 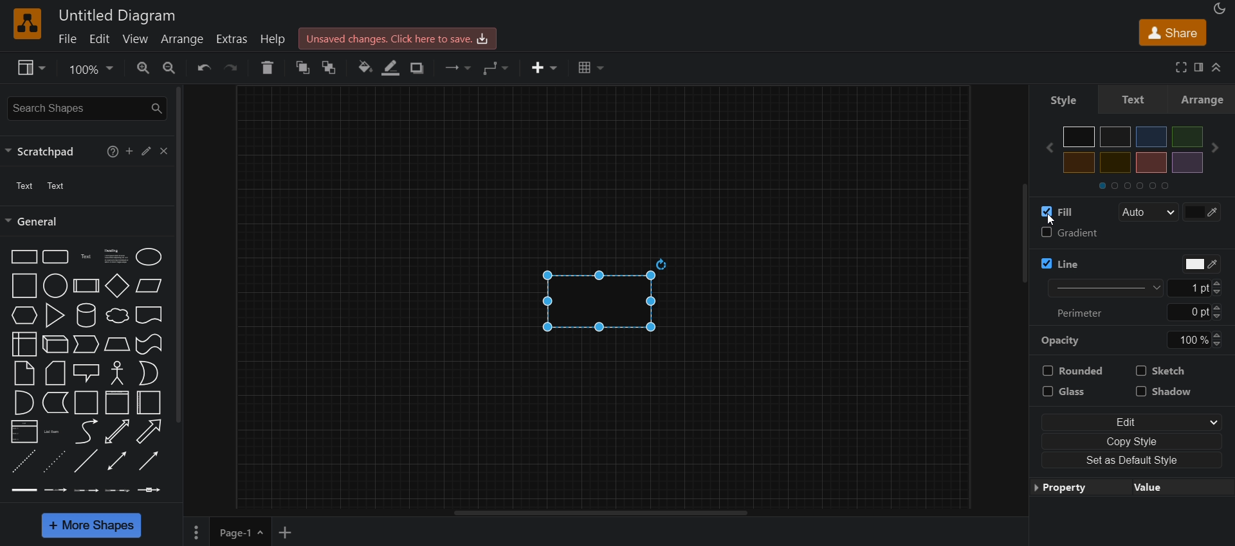 I want to click on fill , so click(x=1057, y=211).